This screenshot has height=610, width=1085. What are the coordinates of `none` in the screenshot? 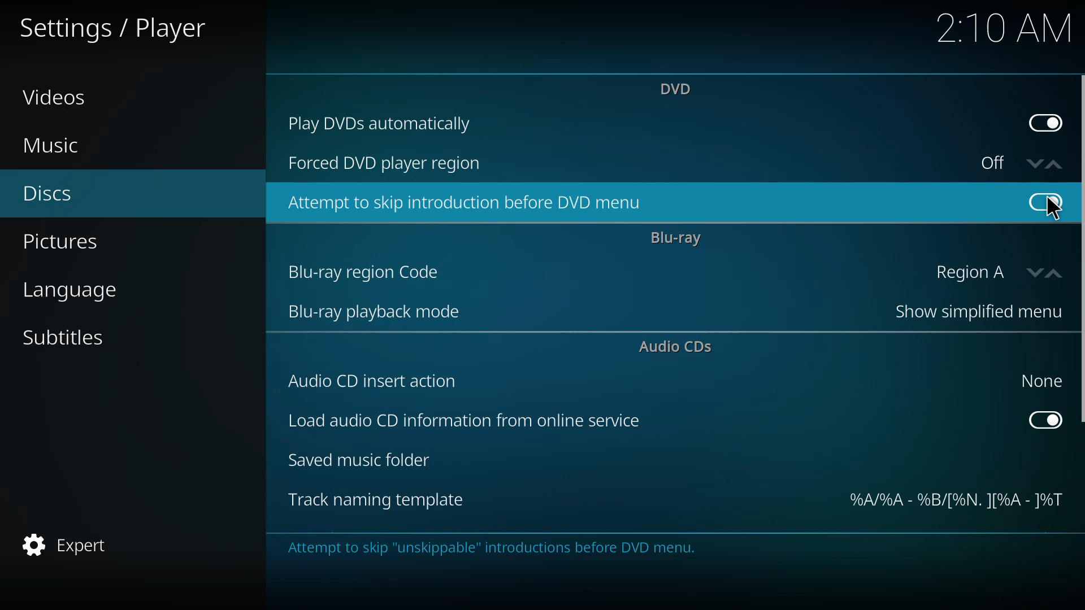 It's located at (1034, 380).